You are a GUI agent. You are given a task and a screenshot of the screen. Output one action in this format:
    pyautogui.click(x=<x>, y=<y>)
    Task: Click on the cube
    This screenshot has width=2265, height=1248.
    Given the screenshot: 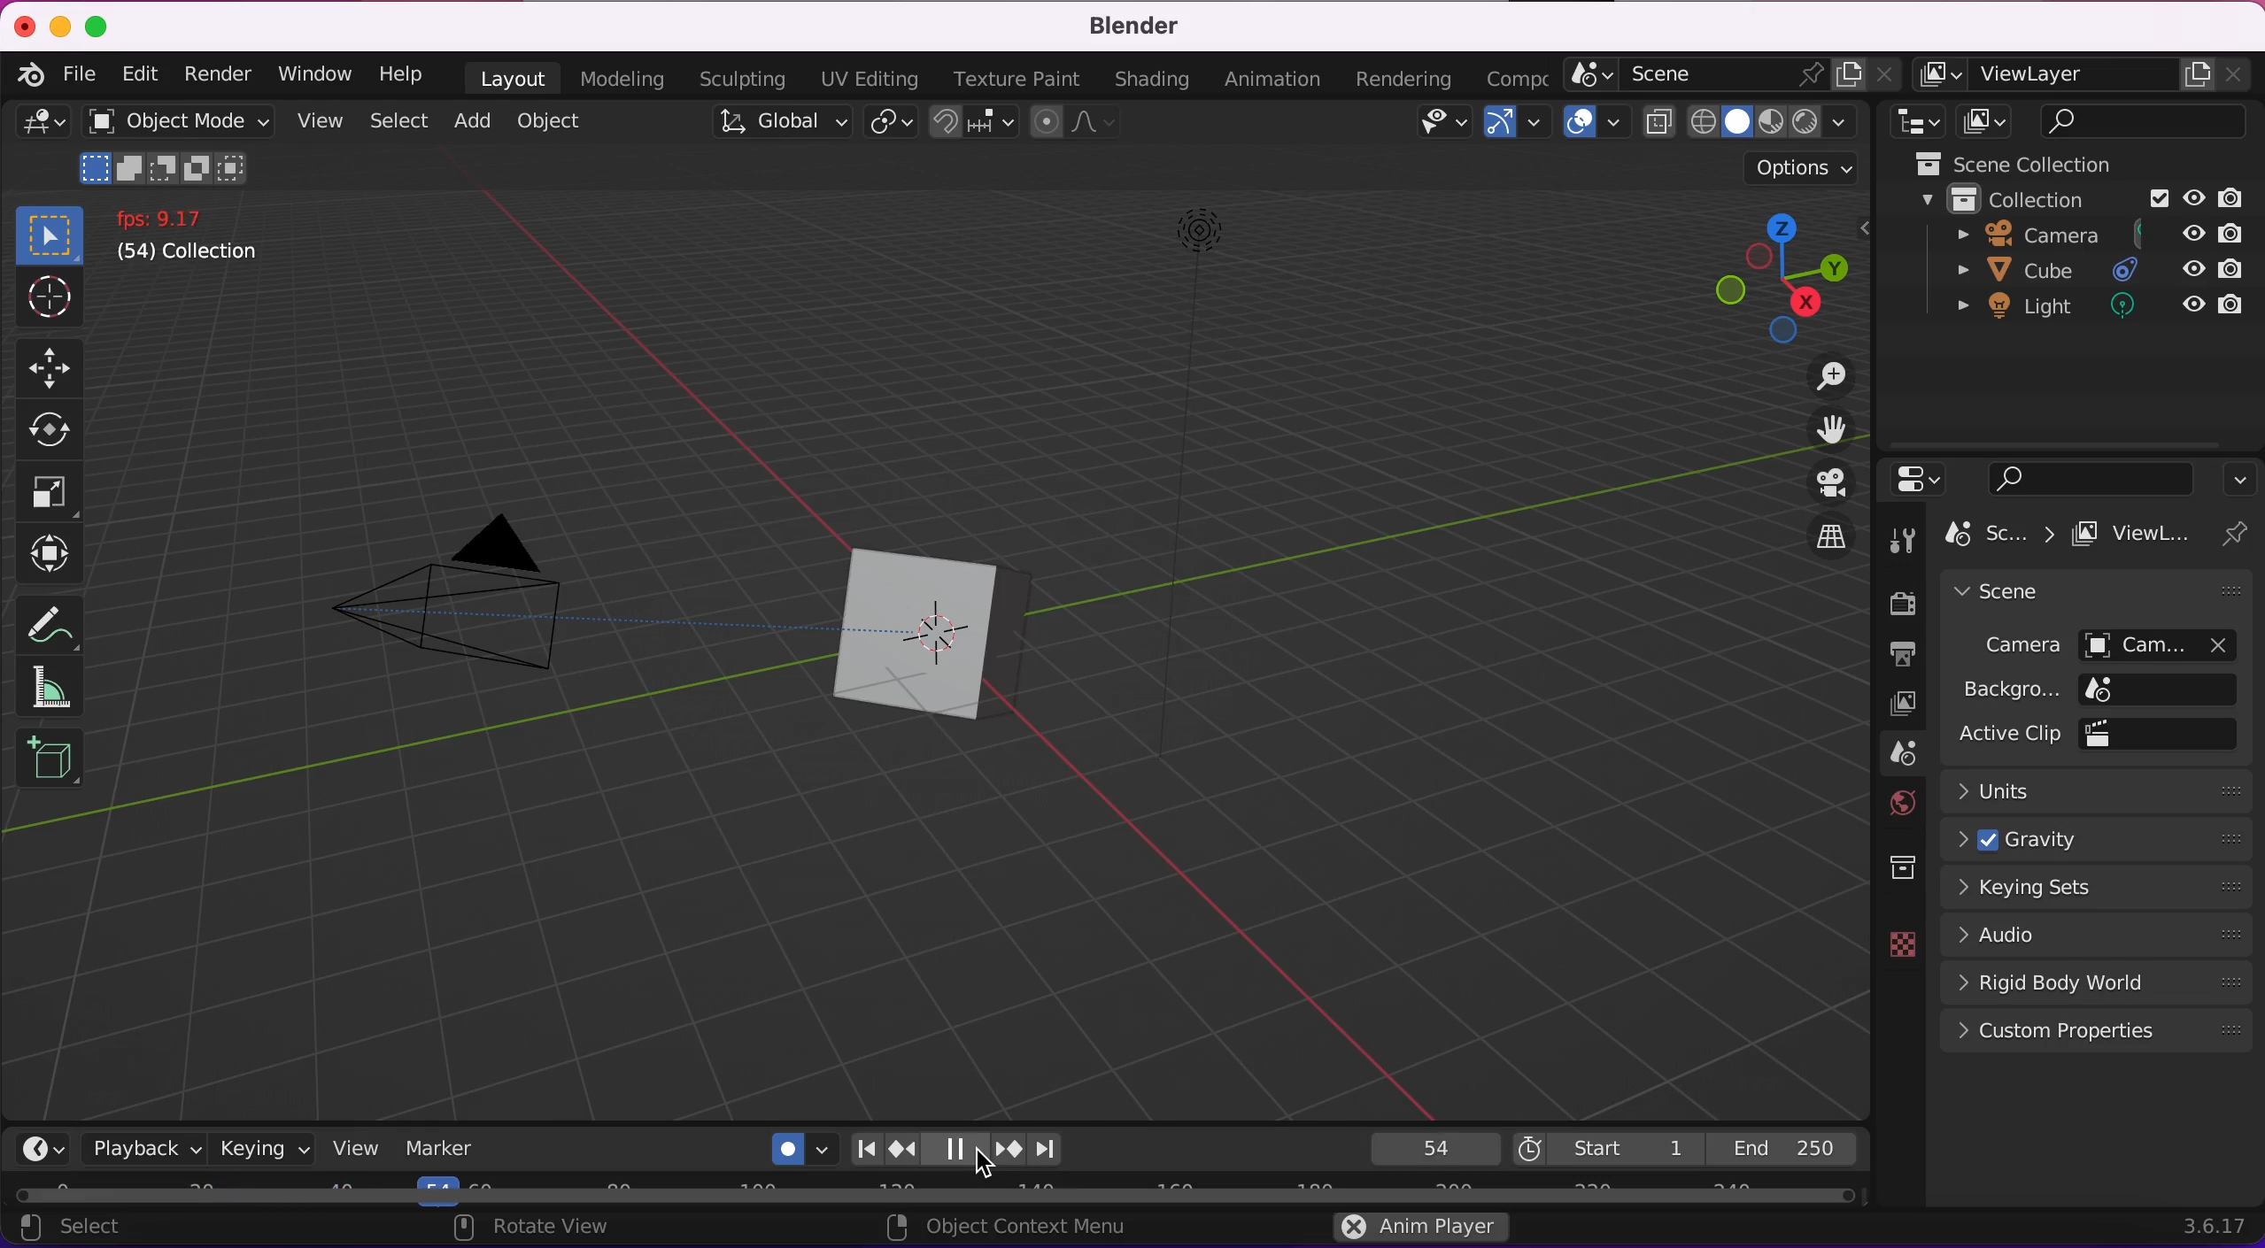 What is the action you would take?
    pyautogui.click(x=1001, y=636)
    